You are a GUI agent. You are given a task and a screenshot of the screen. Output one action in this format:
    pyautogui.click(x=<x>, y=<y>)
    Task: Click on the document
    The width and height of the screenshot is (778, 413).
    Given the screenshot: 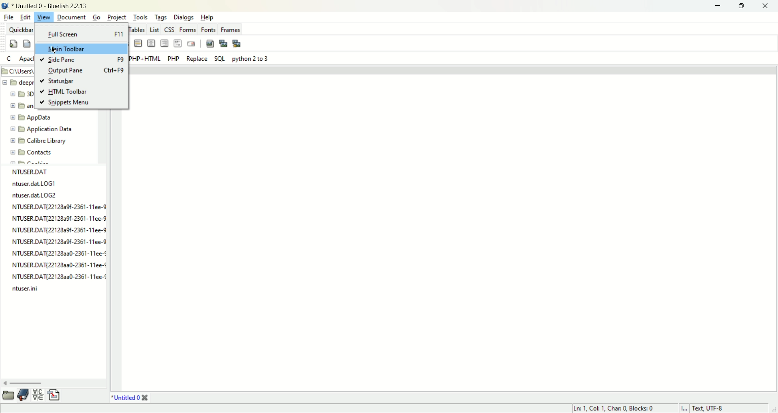 What is the action you would take?
    pyautogui.click(x=71, y=17)
    